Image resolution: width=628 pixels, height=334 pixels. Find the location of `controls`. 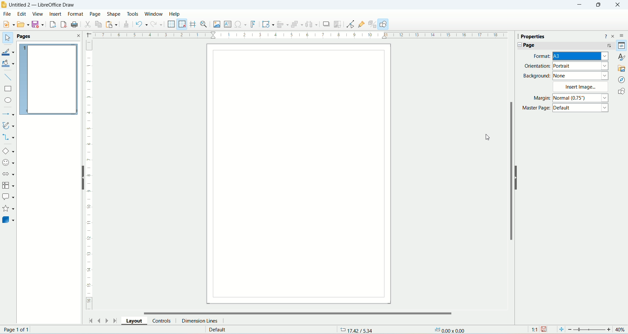

controls is located at coordinates (164, 320).